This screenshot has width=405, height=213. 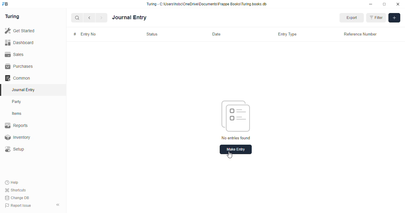 I want to click on get started, so click(x=20, y=31).